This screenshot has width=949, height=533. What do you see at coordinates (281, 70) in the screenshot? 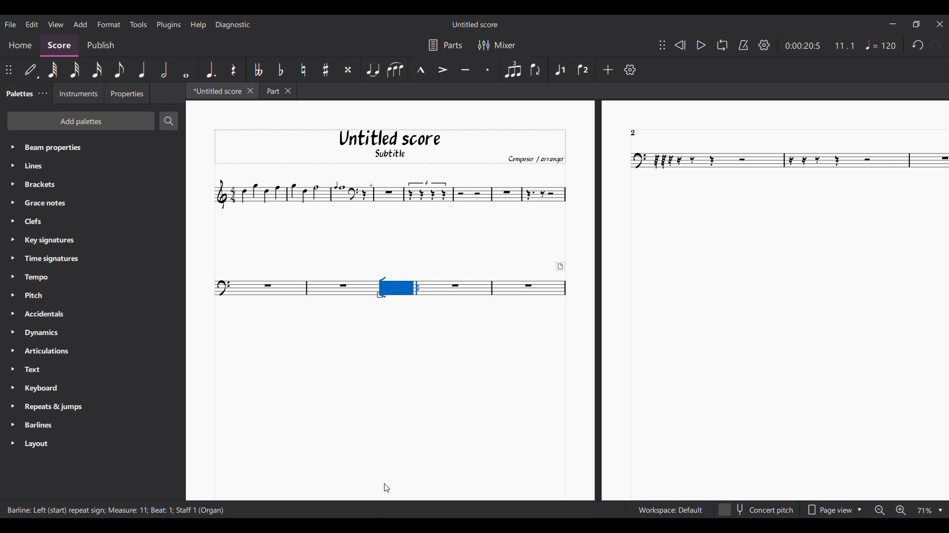
I see `Toggle flat` at bounding box center [281, 70].